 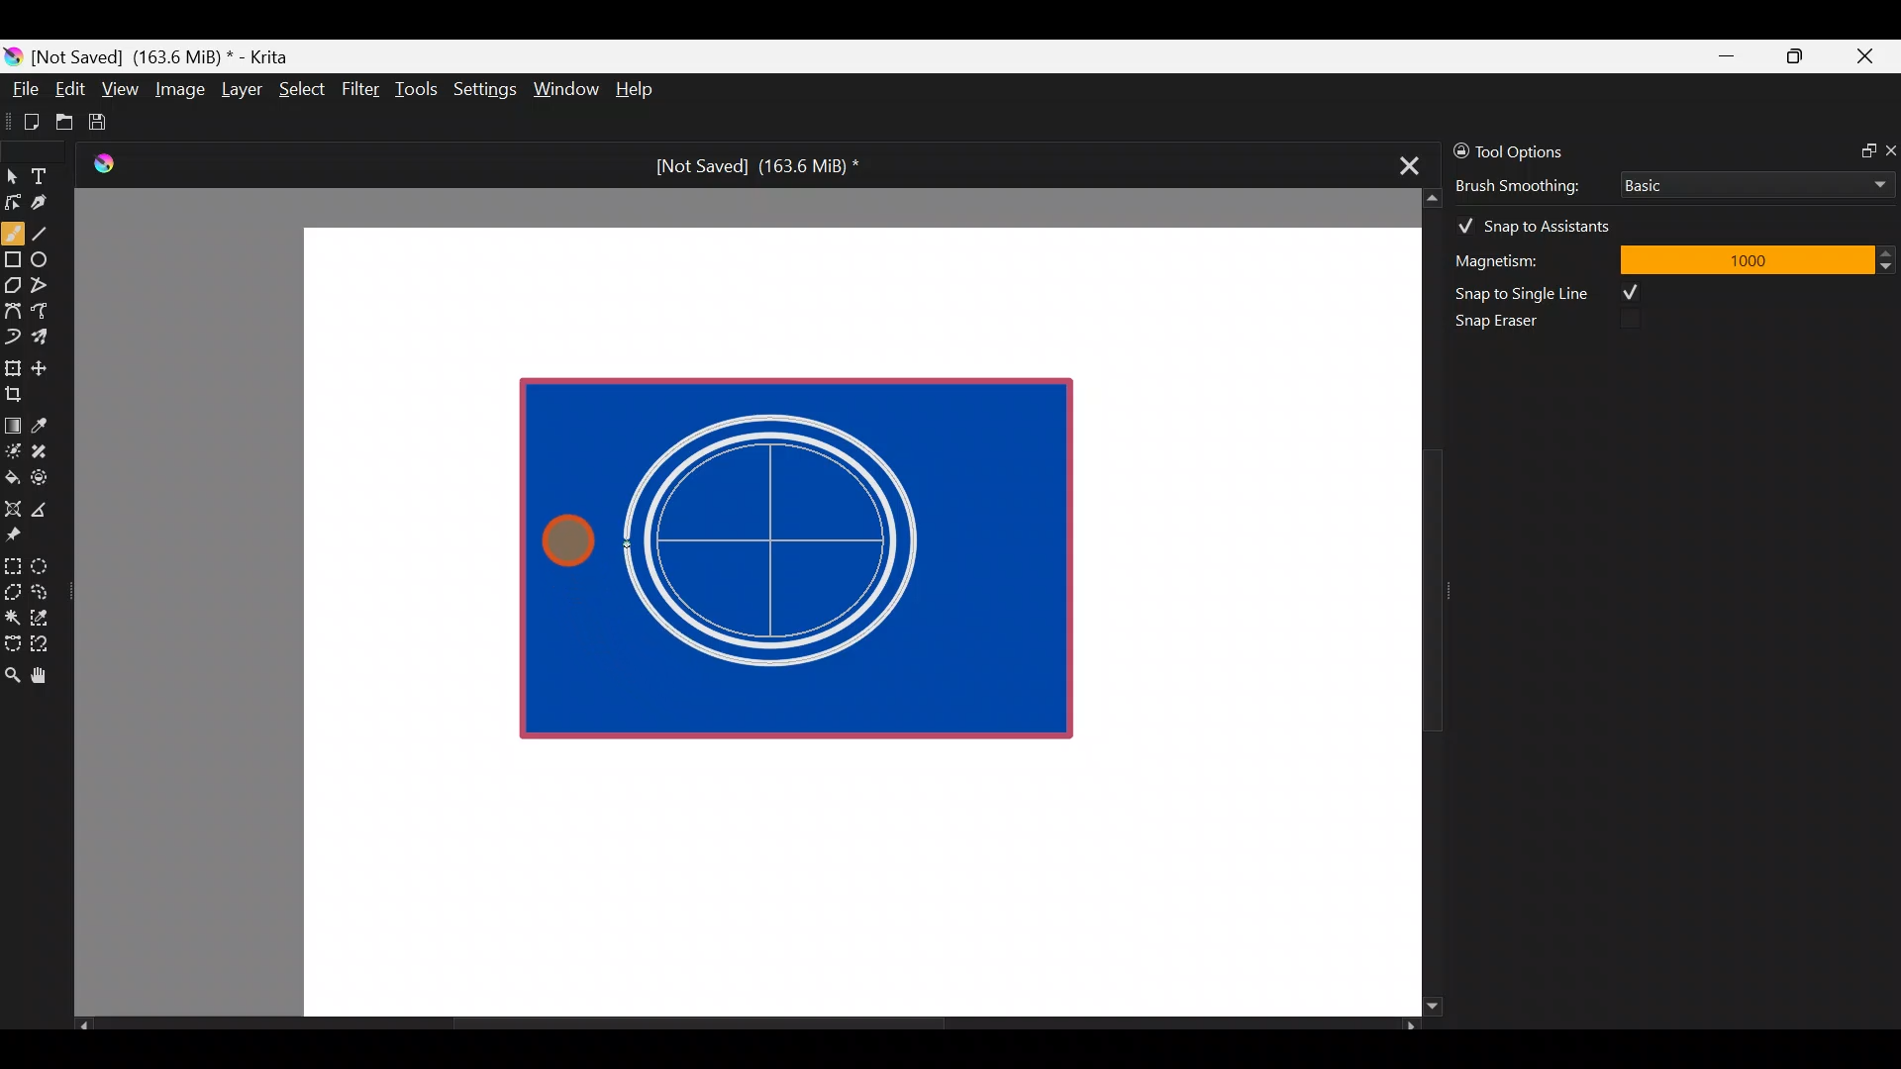 I want to click on Reference images tool, so click(x=20, y=533).